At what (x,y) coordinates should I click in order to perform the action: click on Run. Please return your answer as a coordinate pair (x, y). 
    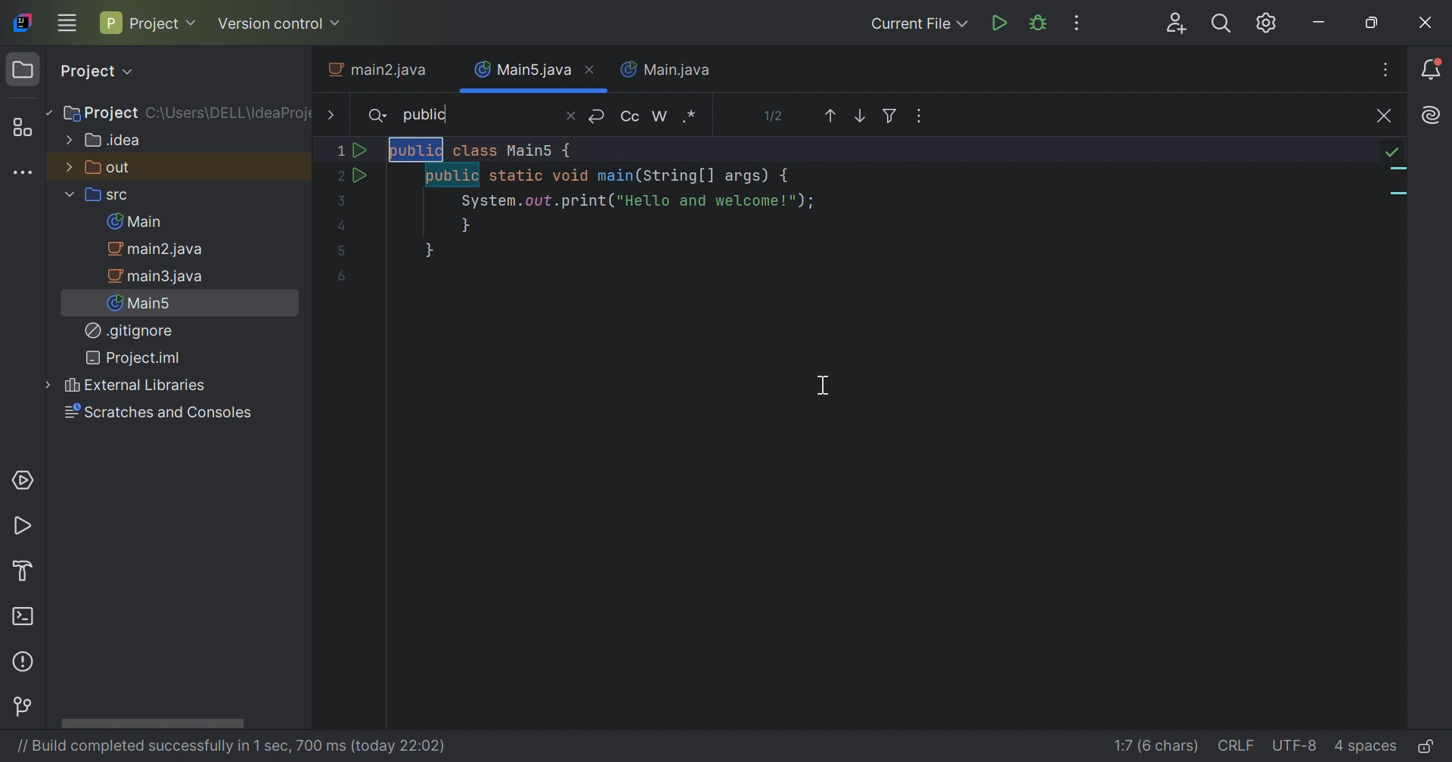
    Looking at the image, I should click on (1001, 23).